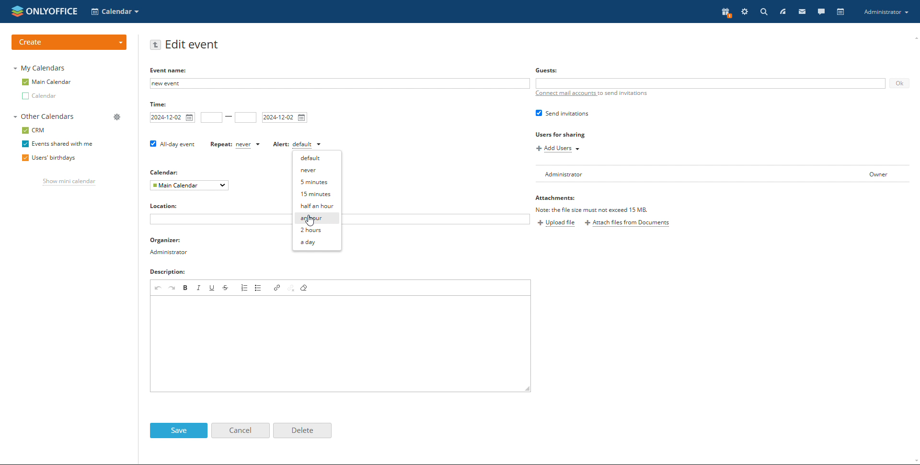  What do you see at coordinates (226, 287) in the screenshot?
I see `strikethrough` at bounding box center [226, 287].